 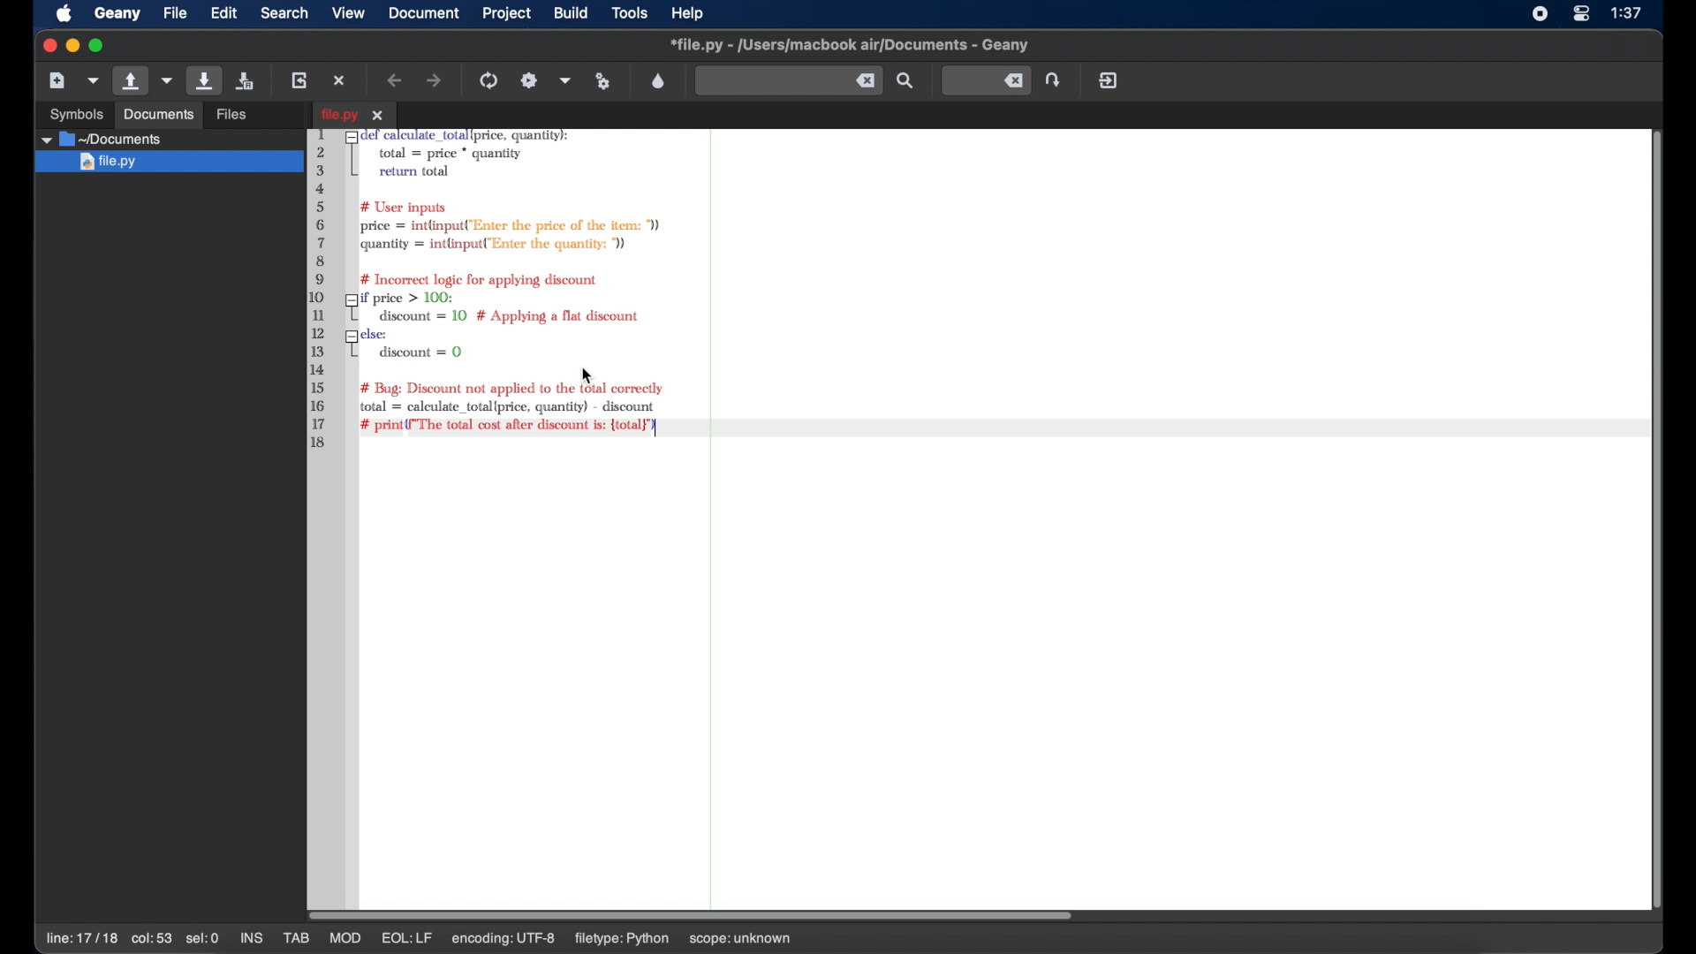 What do you see at coordinates (620, 940) in the screenshot?
I see `filetype: python` at bounding box center [620, 940].